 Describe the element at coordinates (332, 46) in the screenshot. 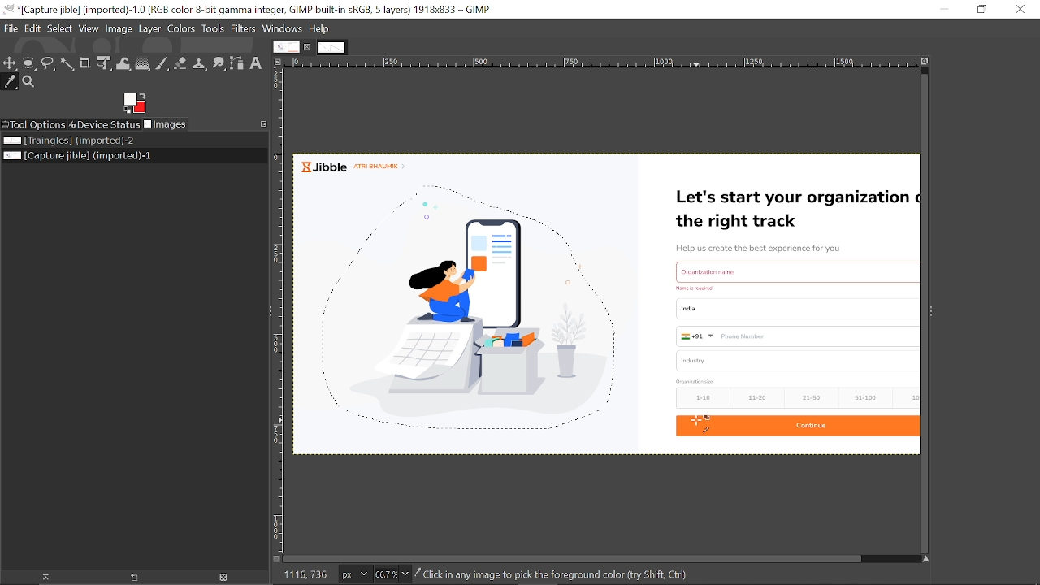

I see `Other tab` at that location.